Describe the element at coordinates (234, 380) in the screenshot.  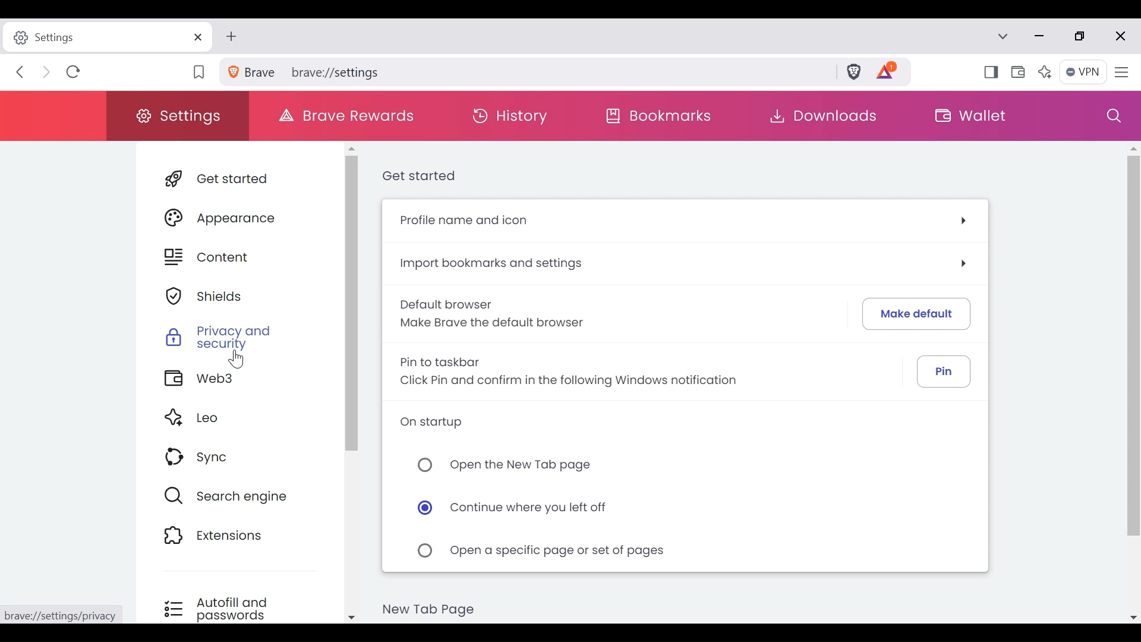
I see `Web3` at that location.